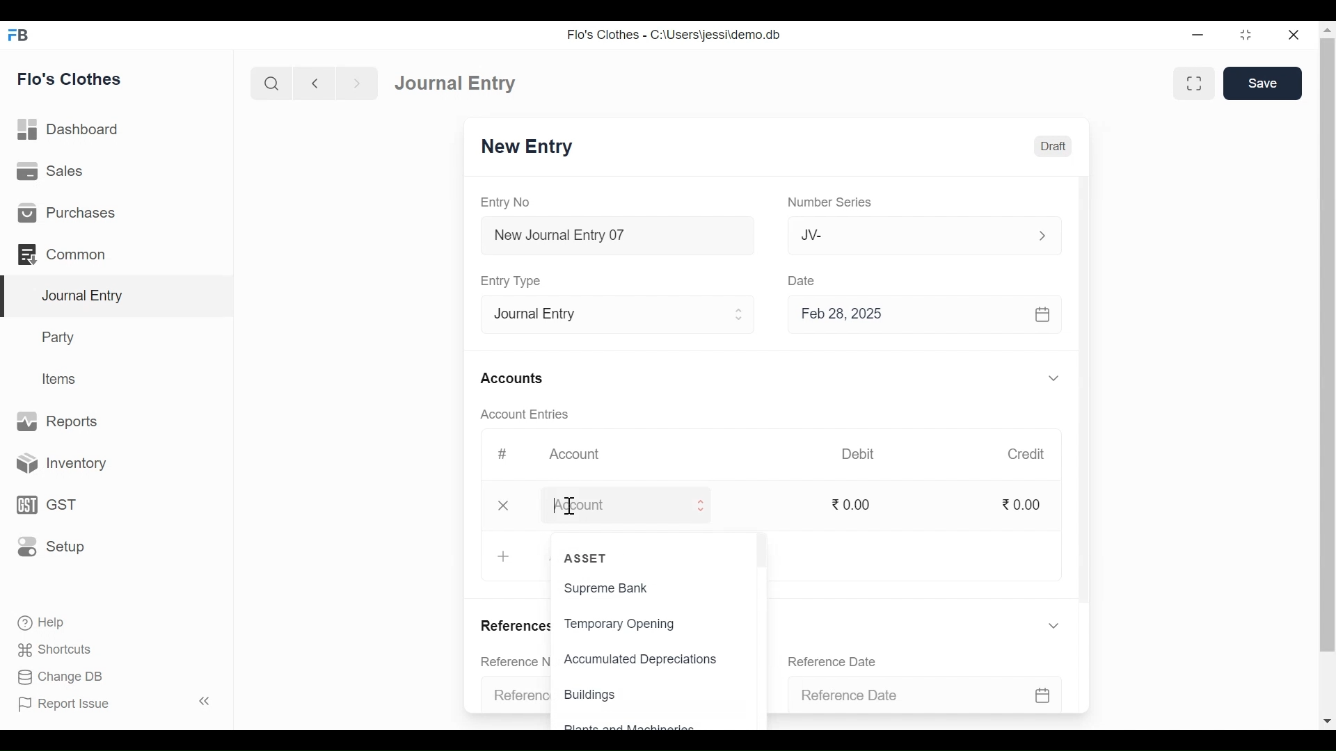 This screenshot has height=751, width=1336. What do you see at coordinates (67, 212) in the screenshot?
I see `Purchases` at bounding box center [67, 212].